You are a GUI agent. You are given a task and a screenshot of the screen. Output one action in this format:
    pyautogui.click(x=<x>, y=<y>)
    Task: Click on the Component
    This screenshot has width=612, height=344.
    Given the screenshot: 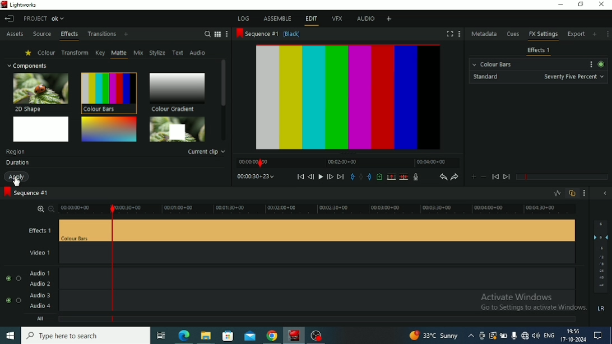 What is the action you would take?
    pyautogui.click(x=27, y=66)
    